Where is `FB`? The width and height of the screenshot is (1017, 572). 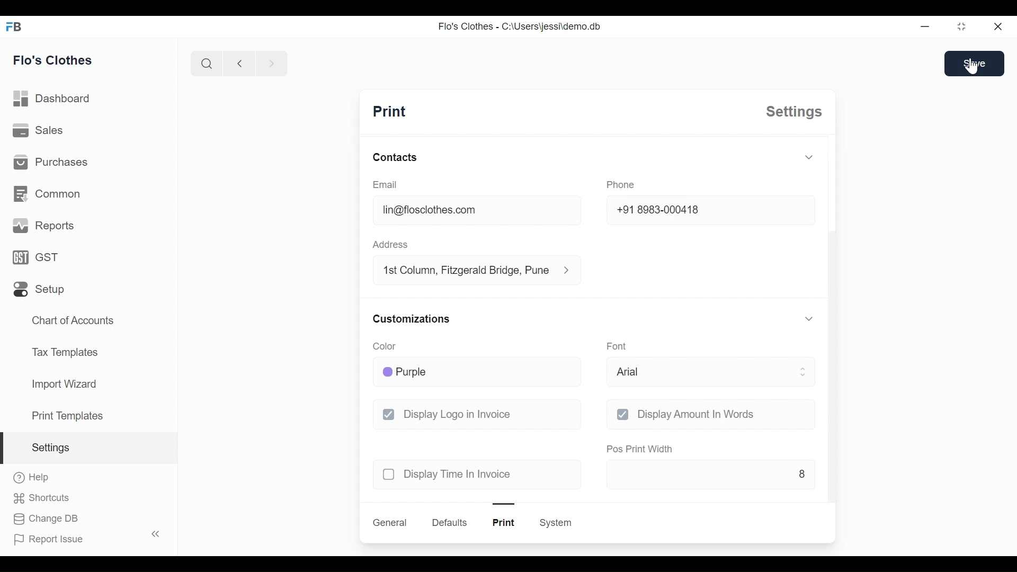 FB is located at coordinates (15, 26).